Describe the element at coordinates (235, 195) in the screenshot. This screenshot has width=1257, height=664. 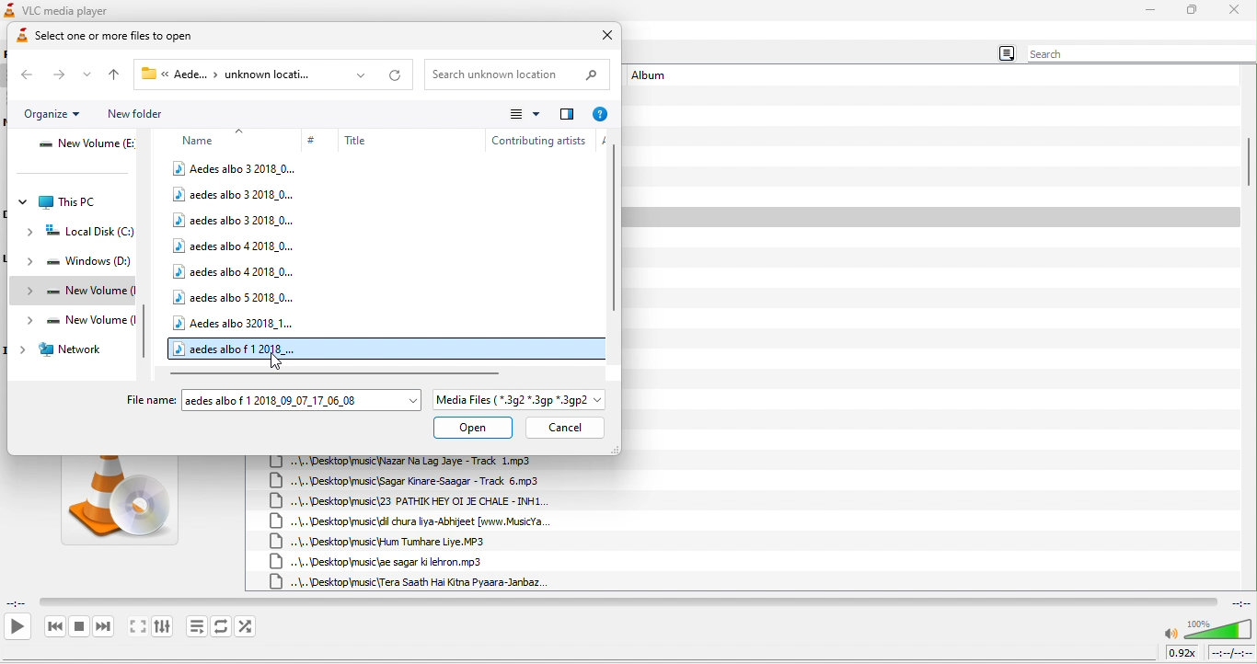
I see `aedes albo 3 2018_0...` at that location.